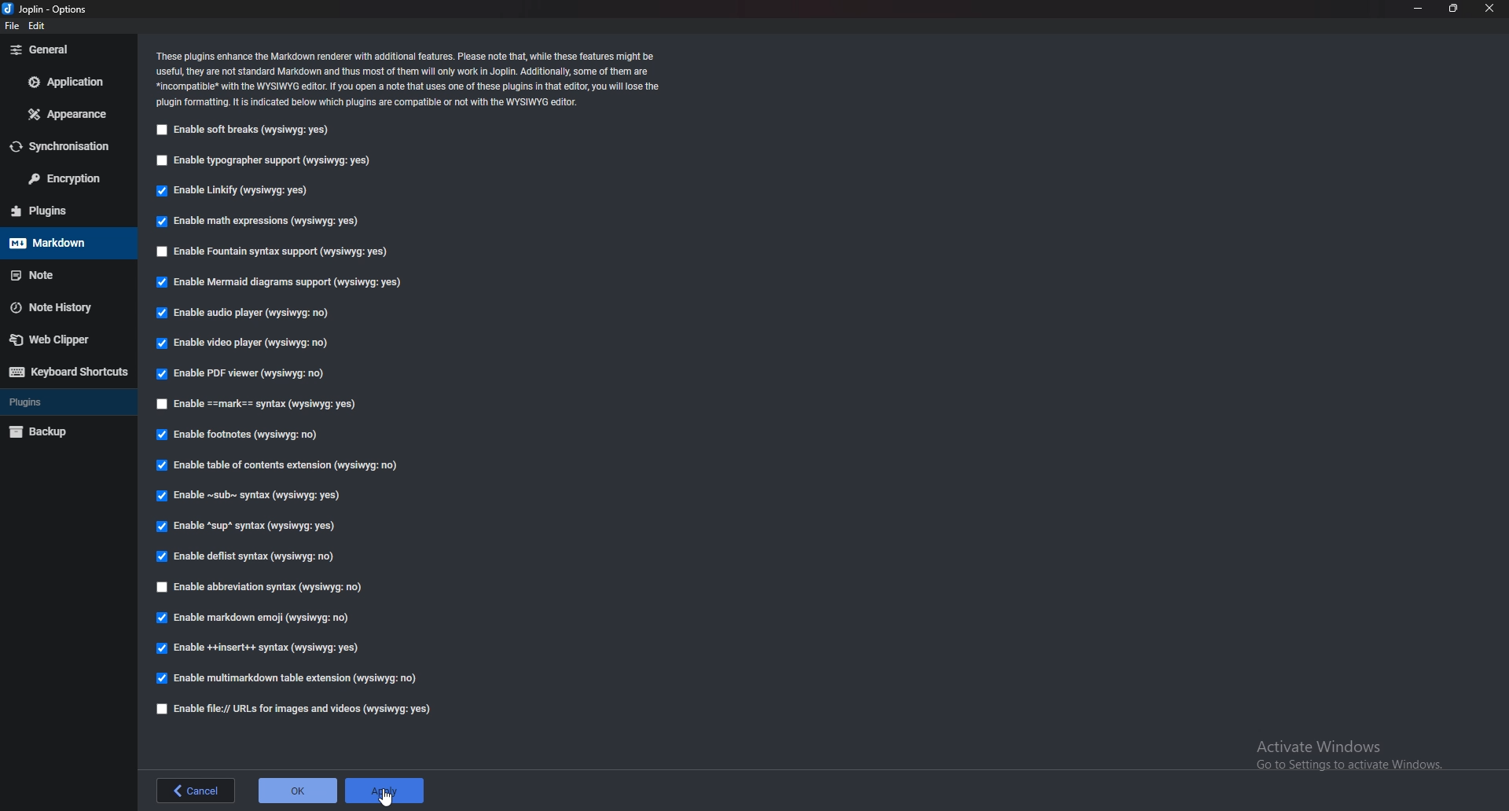 This screenshot has height=811, width=1509. What do you see at coordinates (38, 25) in the screenshot?
I see `edit` at bounding box center [38, 25].